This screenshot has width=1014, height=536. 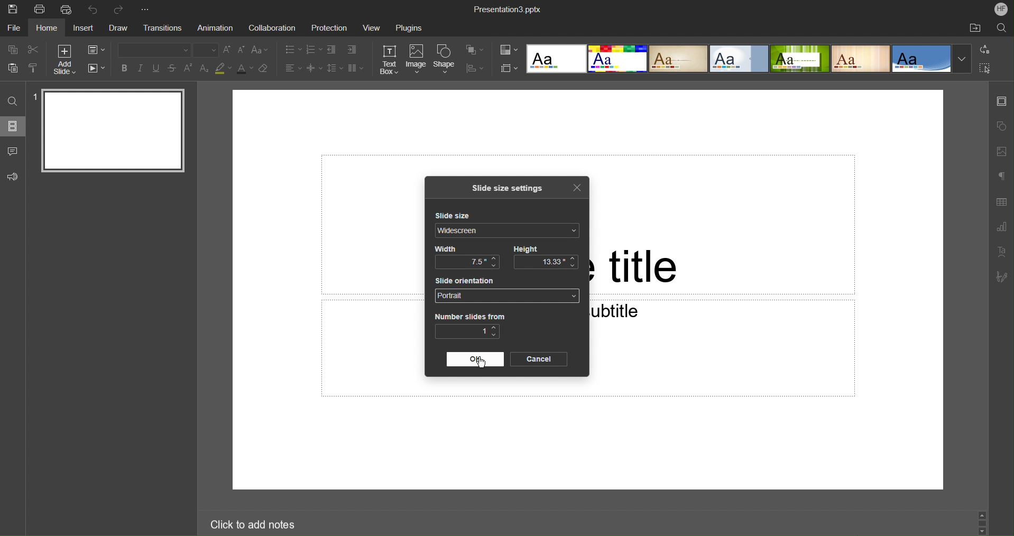 I want to click on Column, so click(x=355, y=68).